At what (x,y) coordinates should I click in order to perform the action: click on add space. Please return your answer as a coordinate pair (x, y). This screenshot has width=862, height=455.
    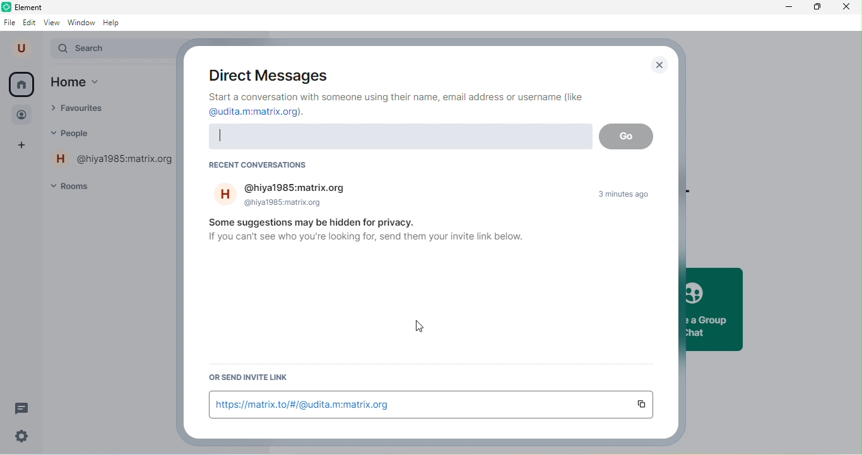
    Looking at the image, I should click on (24, 147).